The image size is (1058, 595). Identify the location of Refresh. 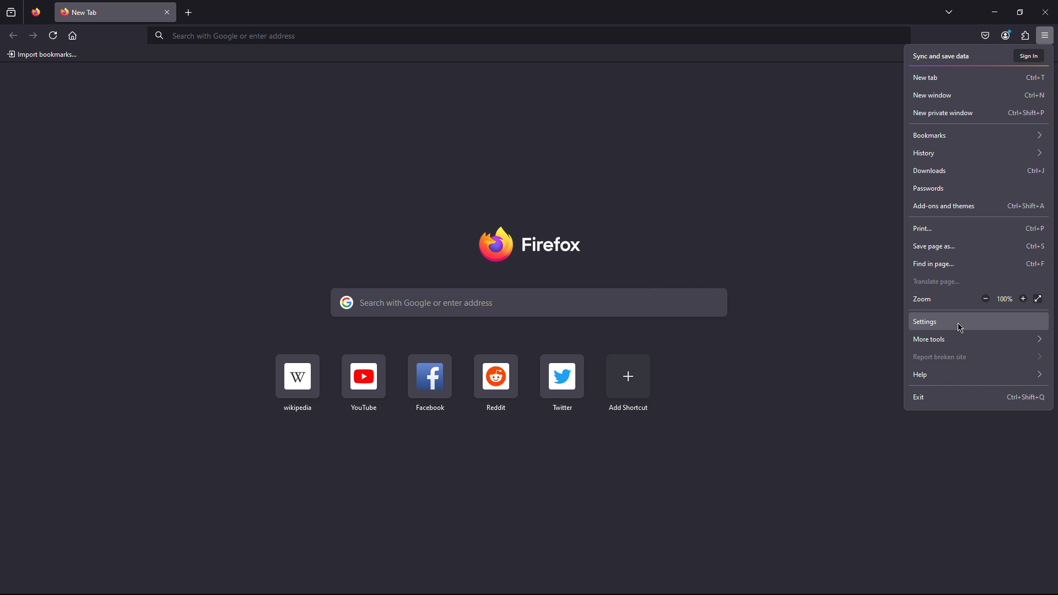
(53, 35).